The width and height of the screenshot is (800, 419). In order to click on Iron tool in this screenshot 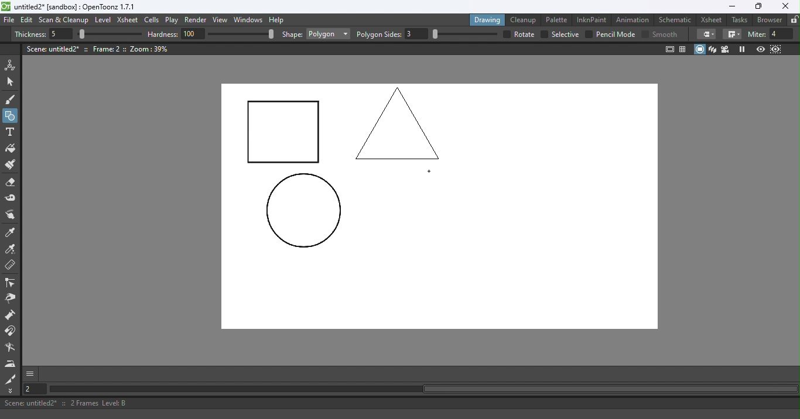, I will do `click(12, 363)`.